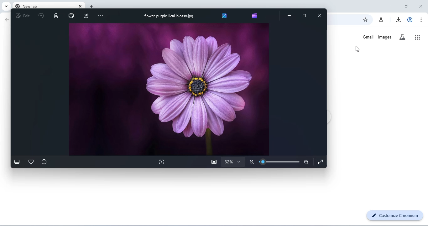 The width and height of the screenshot is (428, 226). Describe the element at coordinates (23, 16) in the screenshot. I see `edit` at that location.